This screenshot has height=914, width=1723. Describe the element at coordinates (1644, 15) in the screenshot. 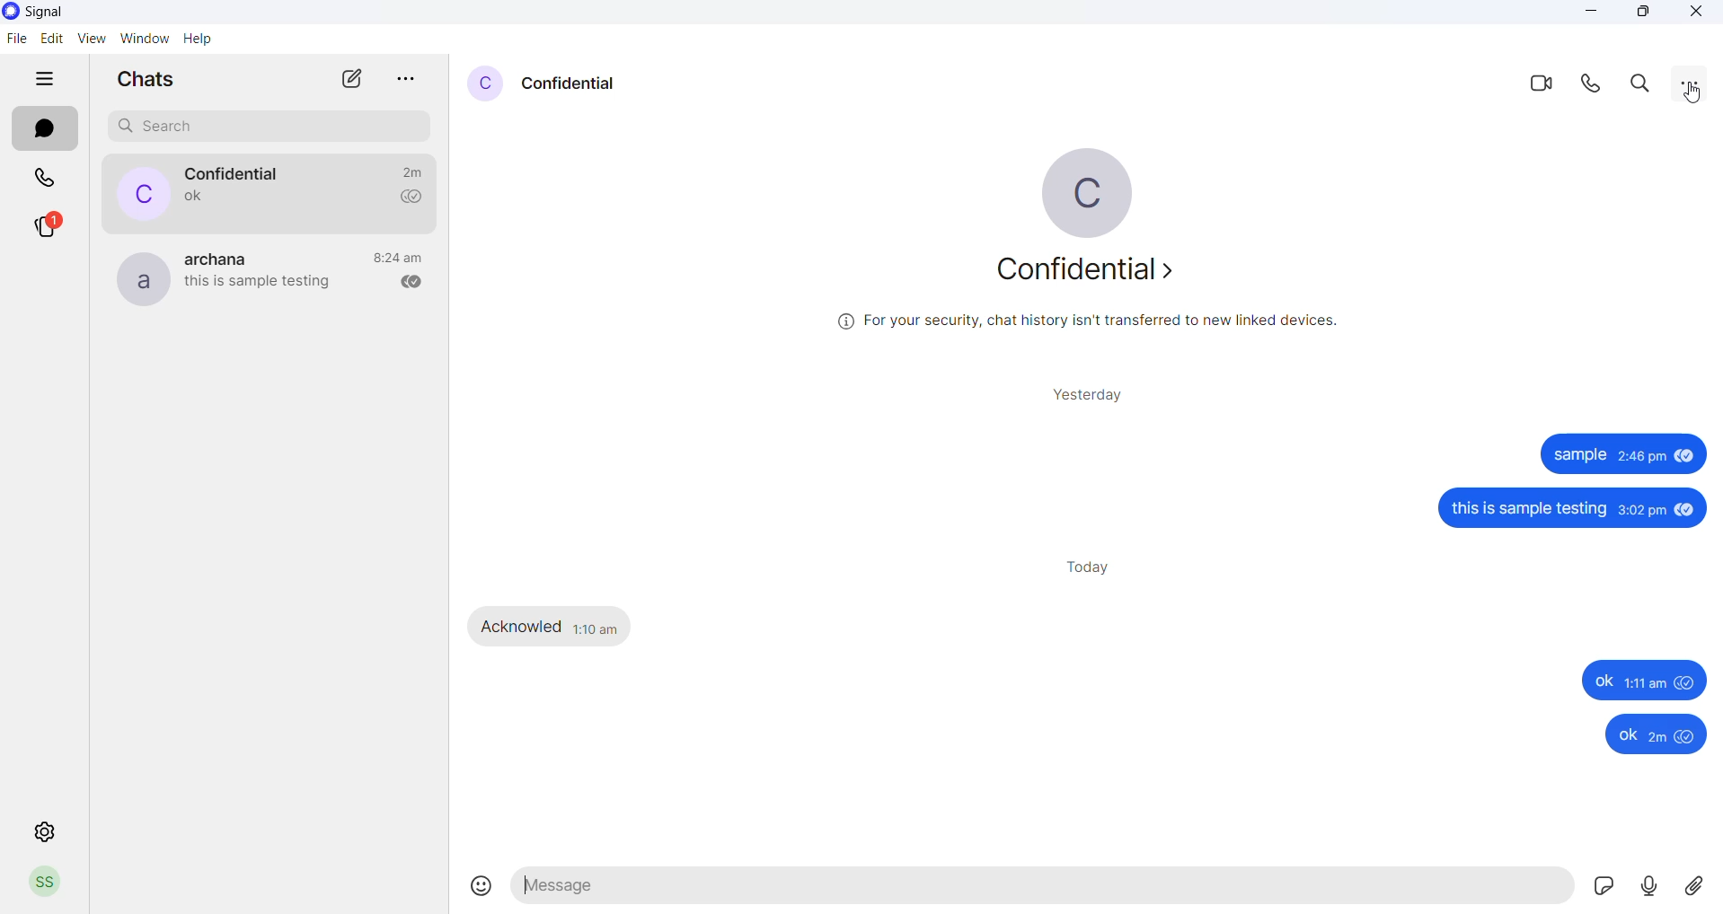

I see `maximize` at that location.